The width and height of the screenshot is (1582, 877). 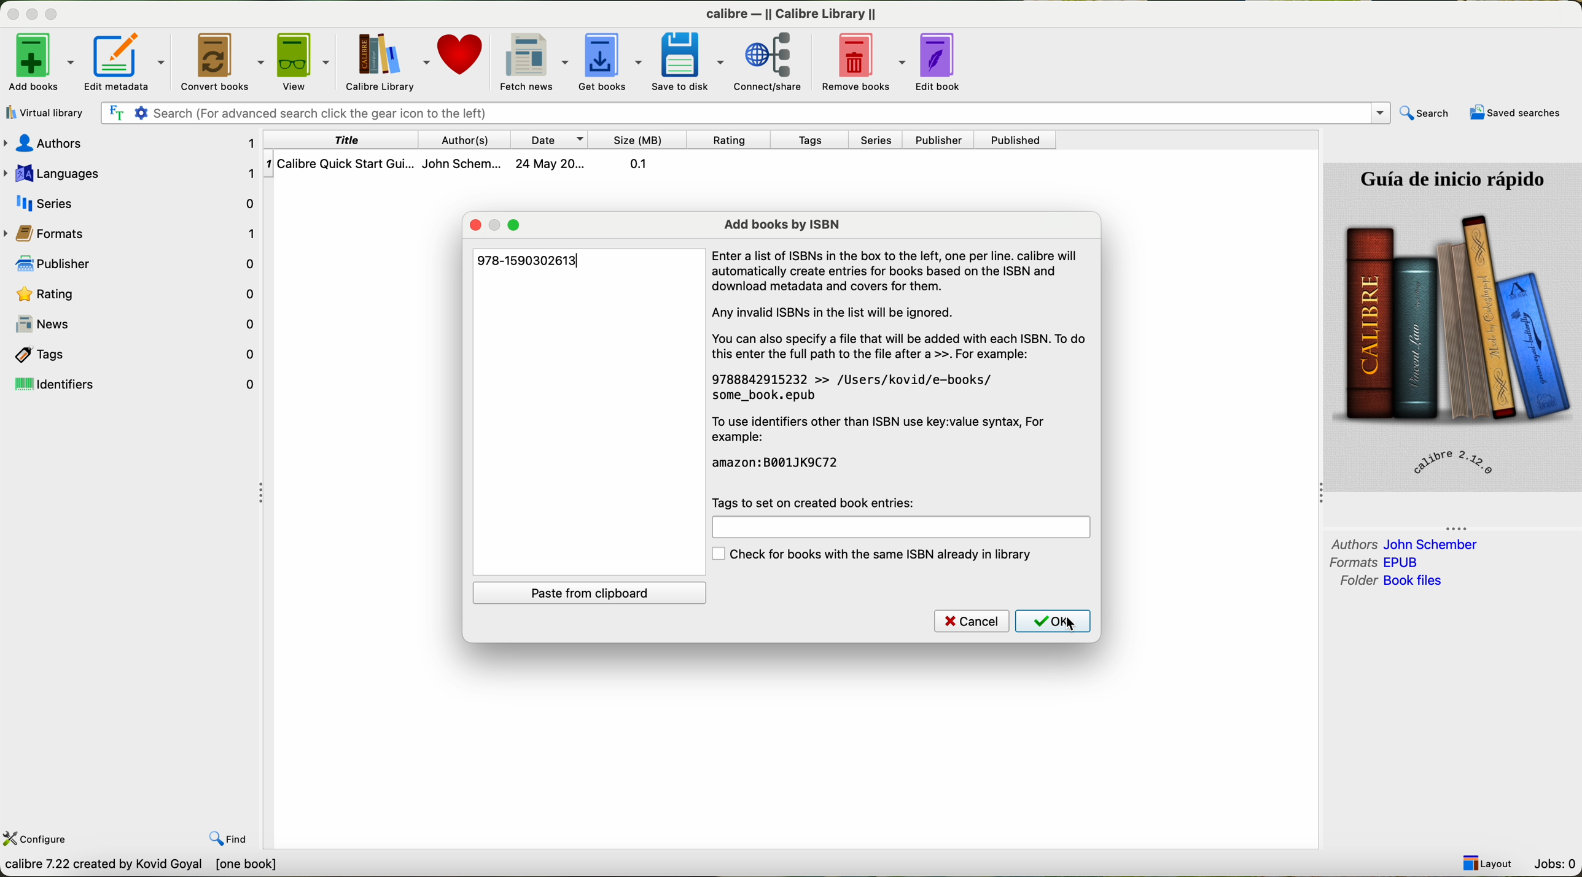 What do you see at coordinates (462, 54) in the screenshot?
I see `donate` at bounding box center [462, 54].